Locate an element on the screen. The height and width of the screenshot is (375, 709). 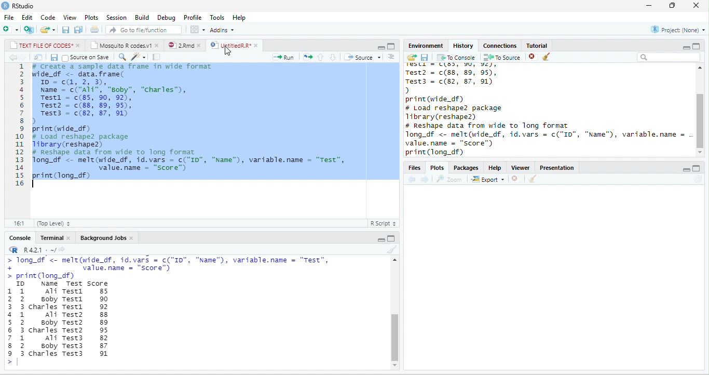
open file is located at coordinates (48, 30).